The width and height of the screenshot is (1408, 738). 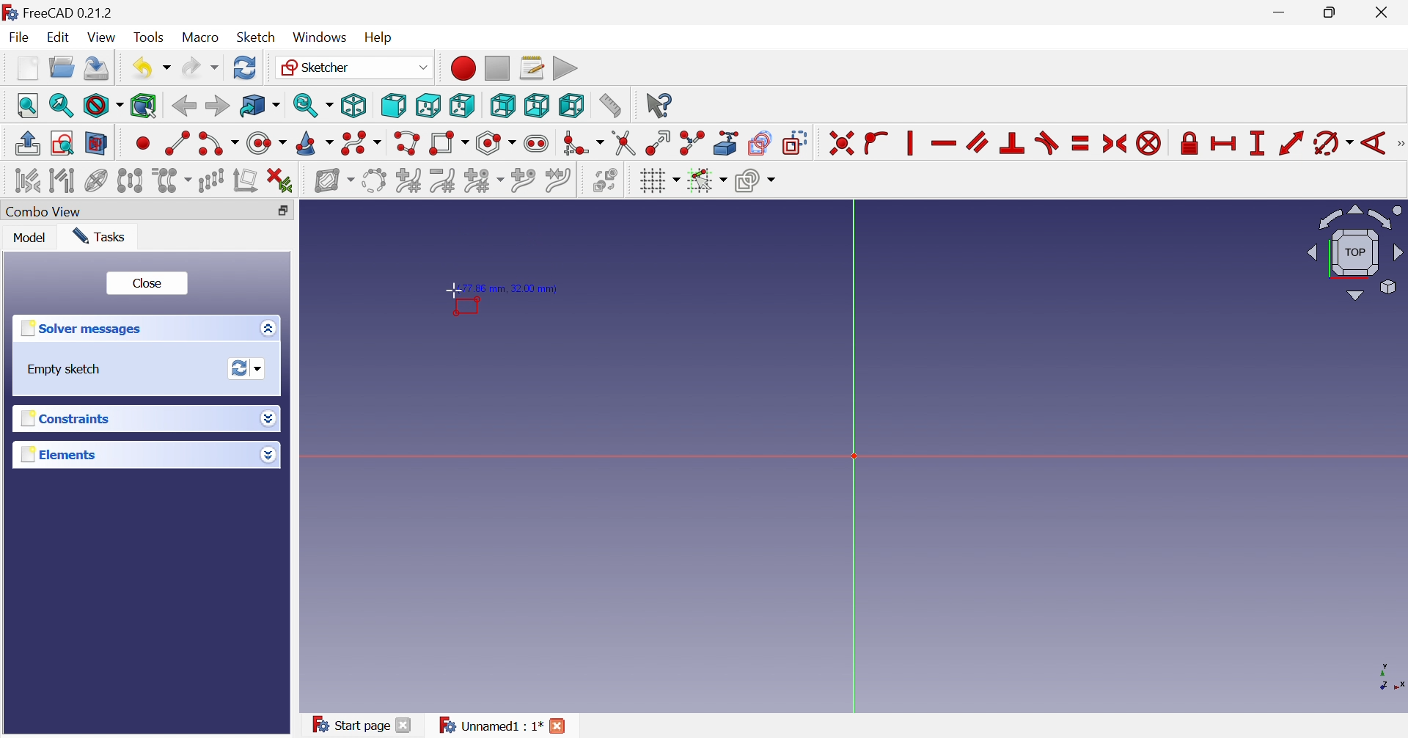 I want to click on Toggle grid, so click(x=659, y=181).